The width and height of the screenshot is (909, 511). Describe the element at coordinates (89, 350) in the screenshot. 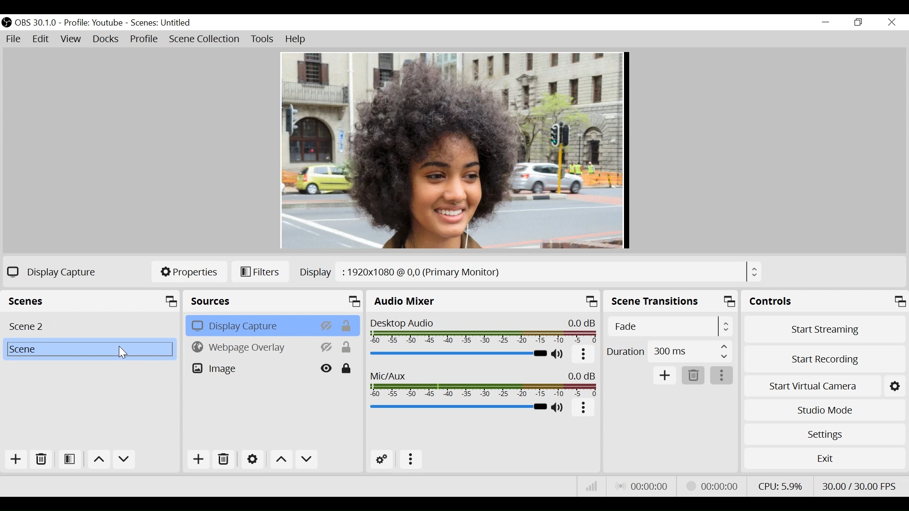

I see `Scene` at that location.